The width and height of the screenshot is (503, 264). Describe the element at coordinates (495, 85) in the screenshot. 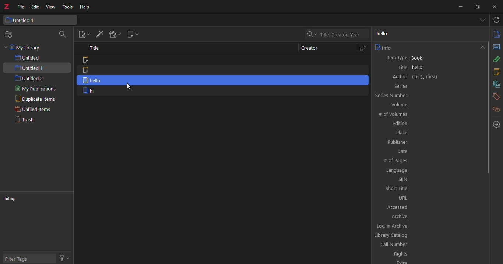

I see `libraries and collections` at that location.